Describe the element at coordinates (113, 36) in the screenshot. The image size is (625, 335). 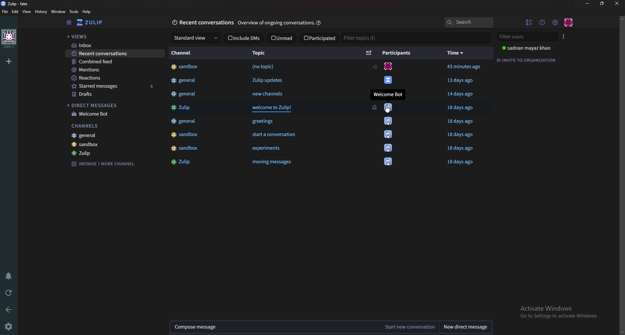
I see `Views` at that location.